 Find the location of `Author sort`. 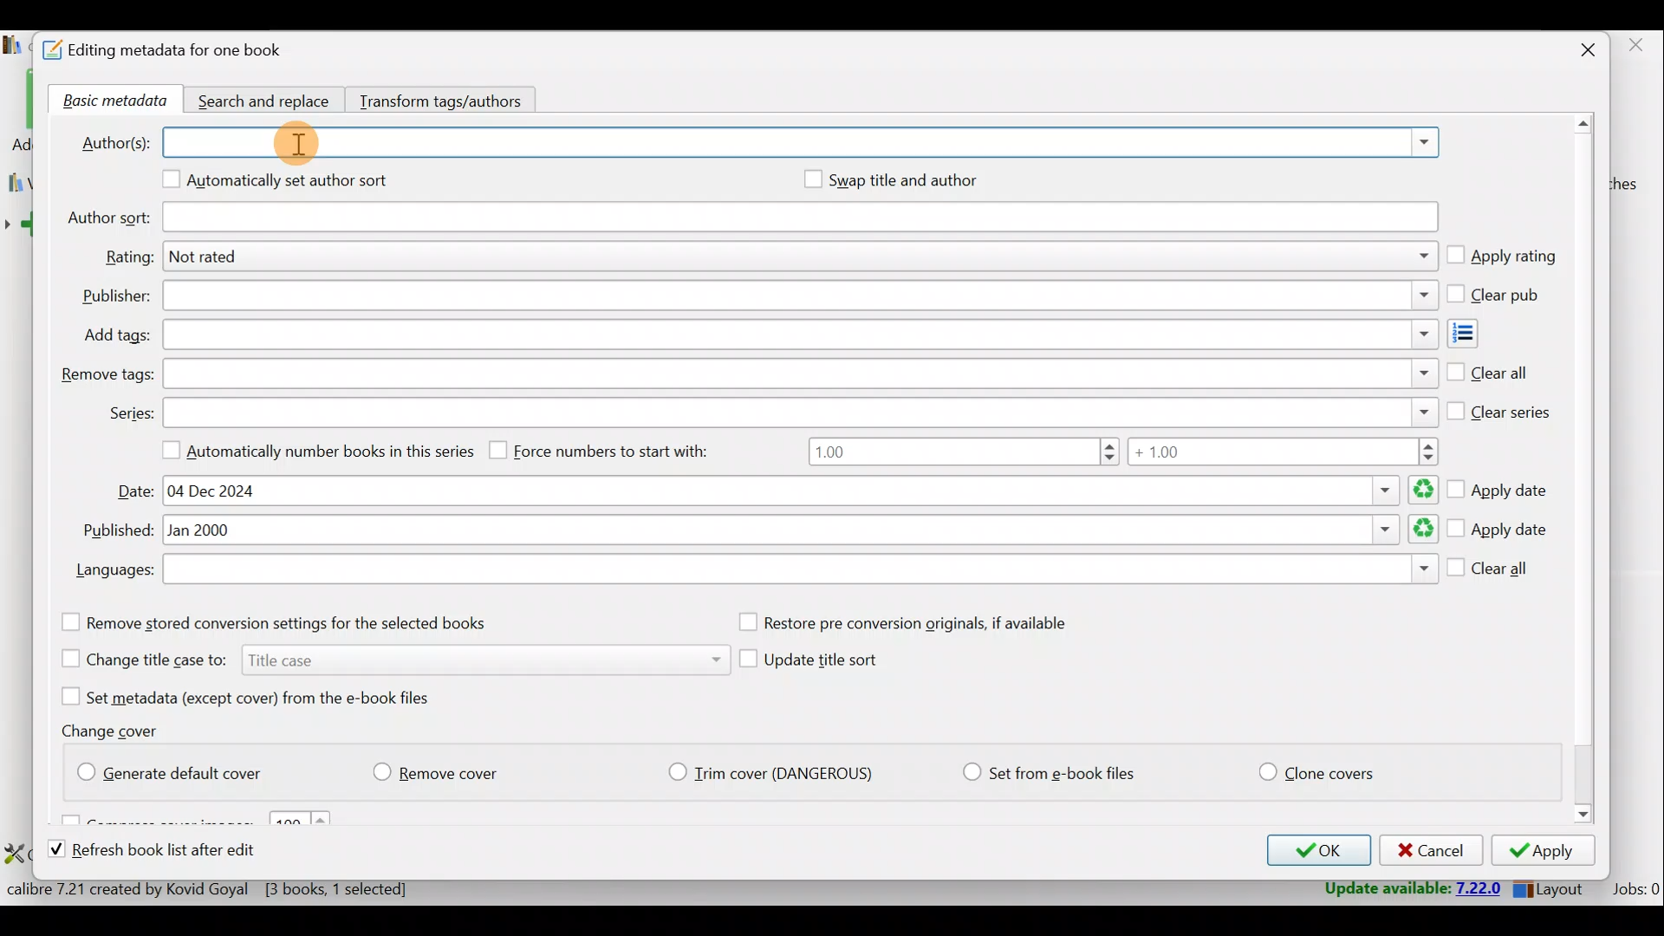

Author sort is located at coordinates (799, 218).